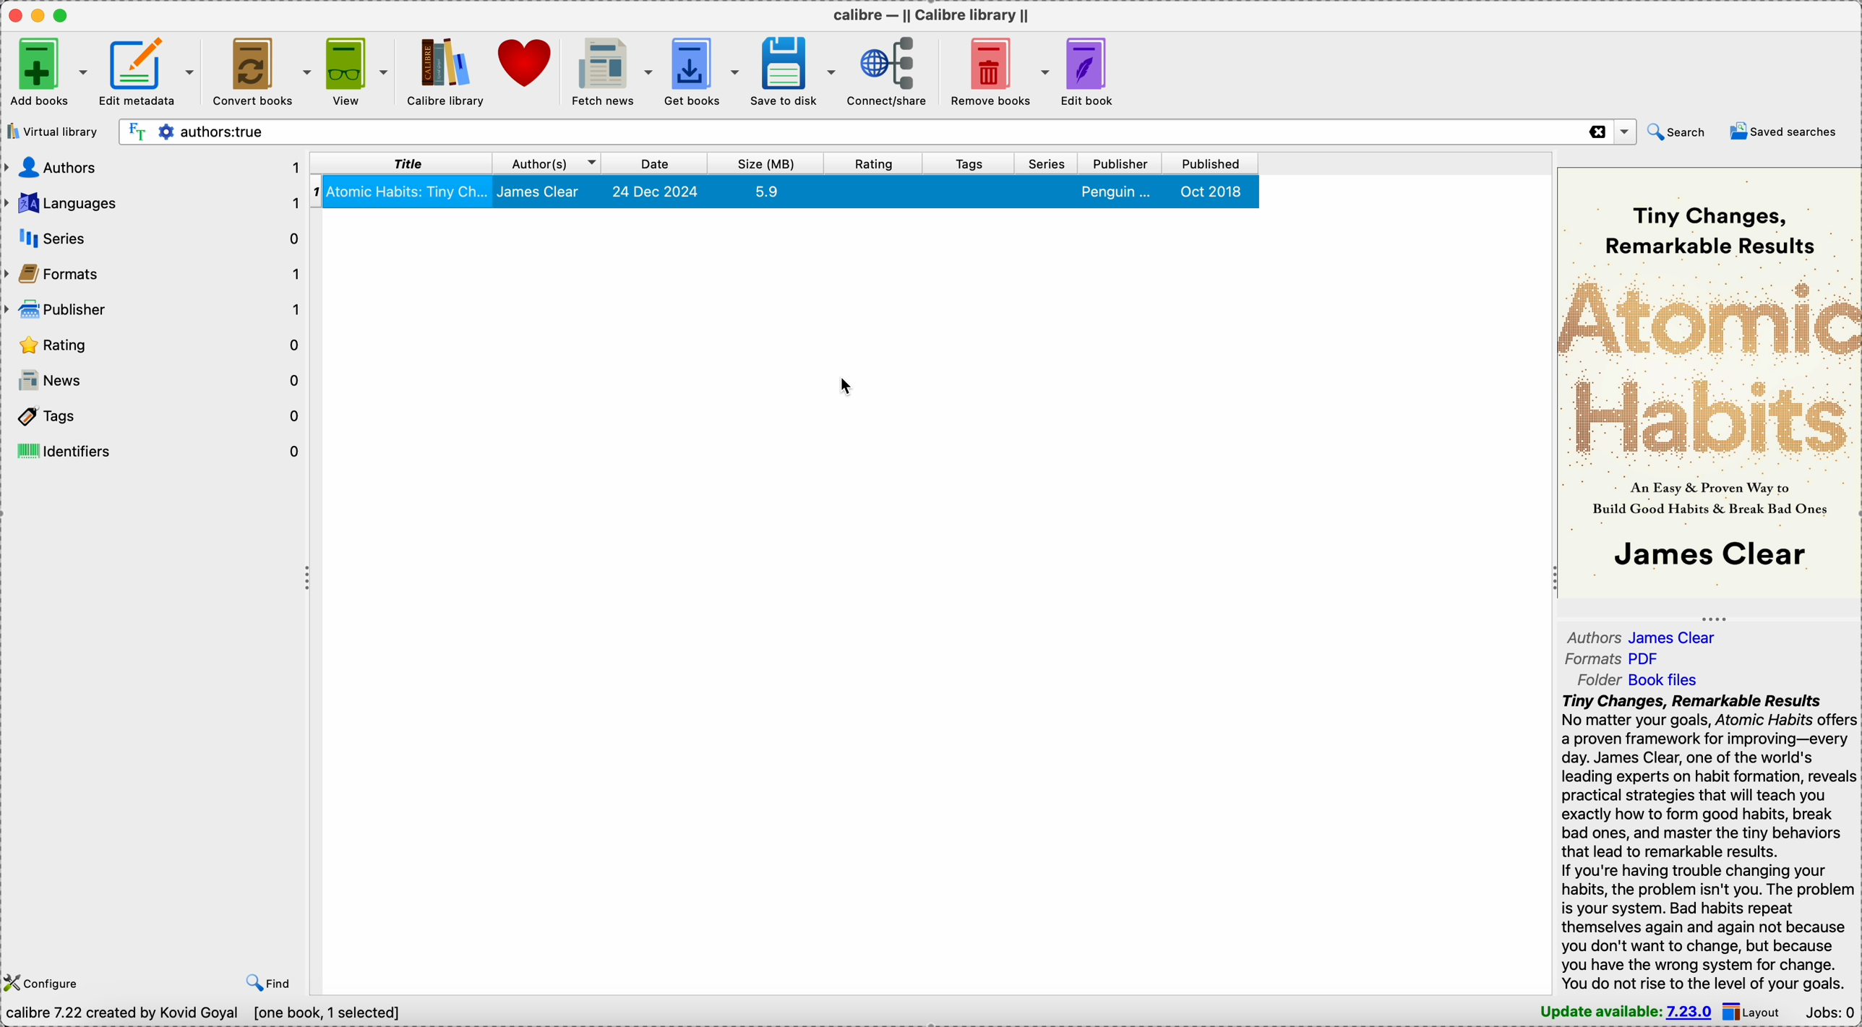  What do you see at coordinates (1623, 1012) in the screenshot?
I see `update available: 7.23.0` at bounding box center [1623, 1012].